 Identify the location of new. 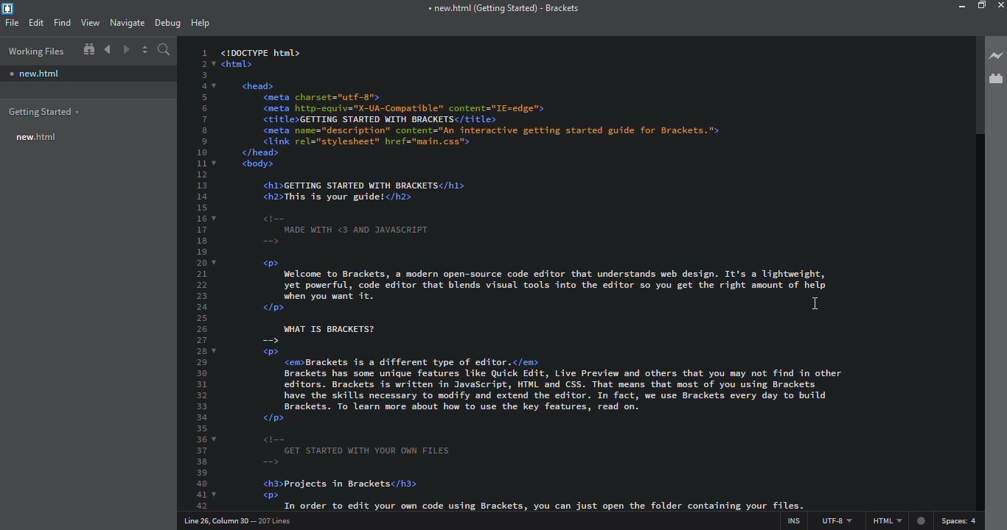
(38, 136).